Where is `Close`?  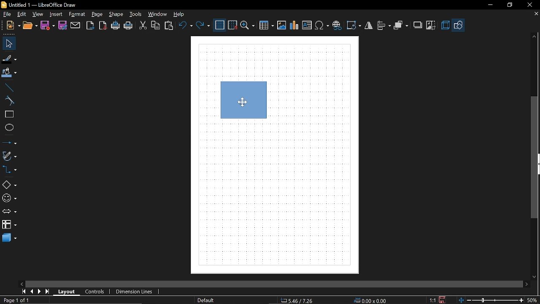 Close is located at coordinates (529, 5).